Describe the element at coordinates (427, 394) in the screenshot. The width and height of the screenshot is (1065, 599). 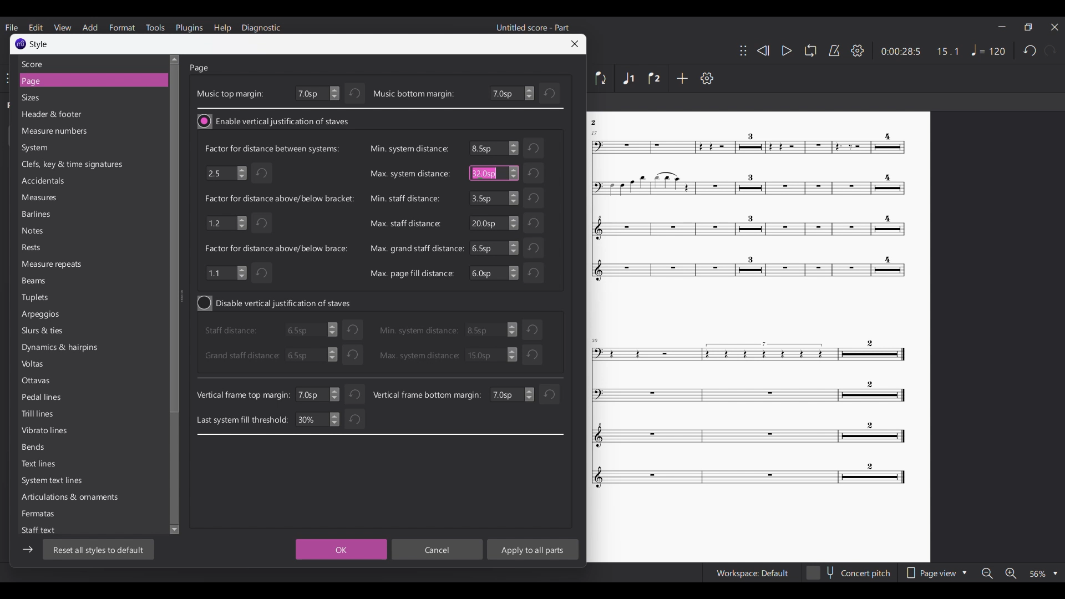
I see `Vertical frame bottom margin` at that location.